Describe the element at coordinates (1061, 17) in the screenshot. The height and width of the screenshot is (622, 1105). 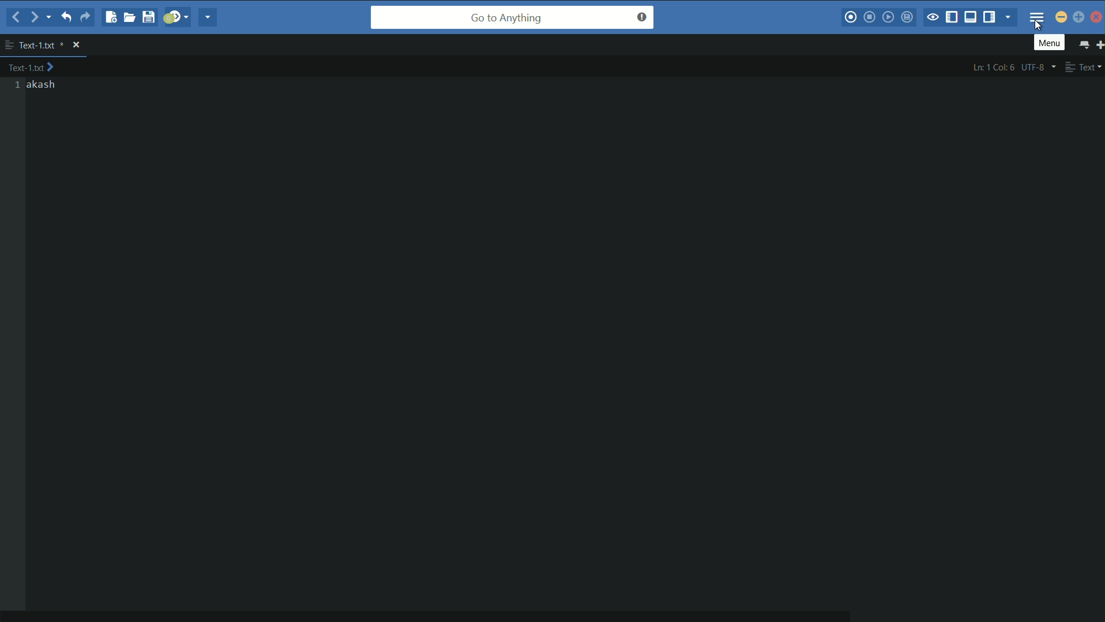
I see `minimize` at that location.